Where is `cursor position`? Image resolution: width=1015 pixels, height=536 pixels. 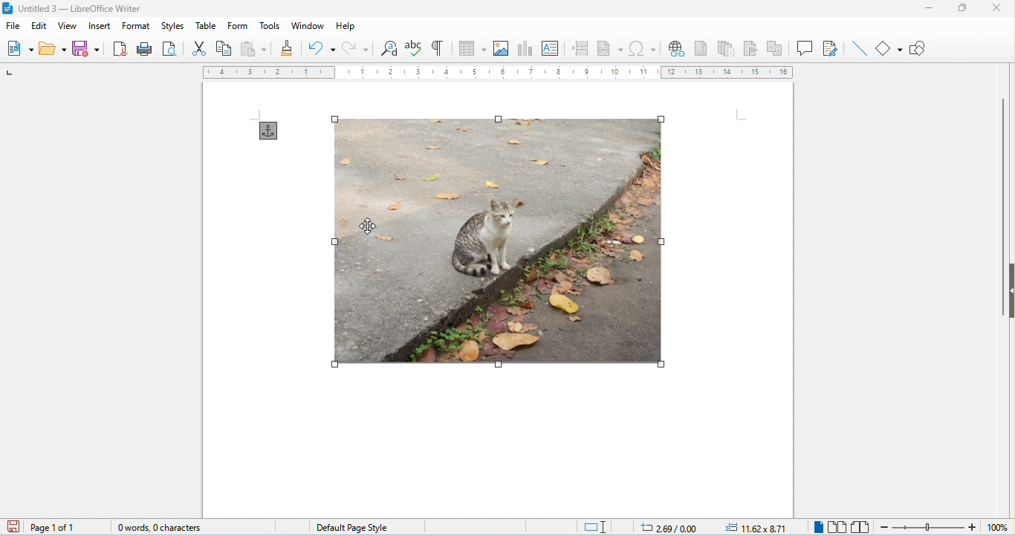 cursor position is located at coordinates (662, 526).